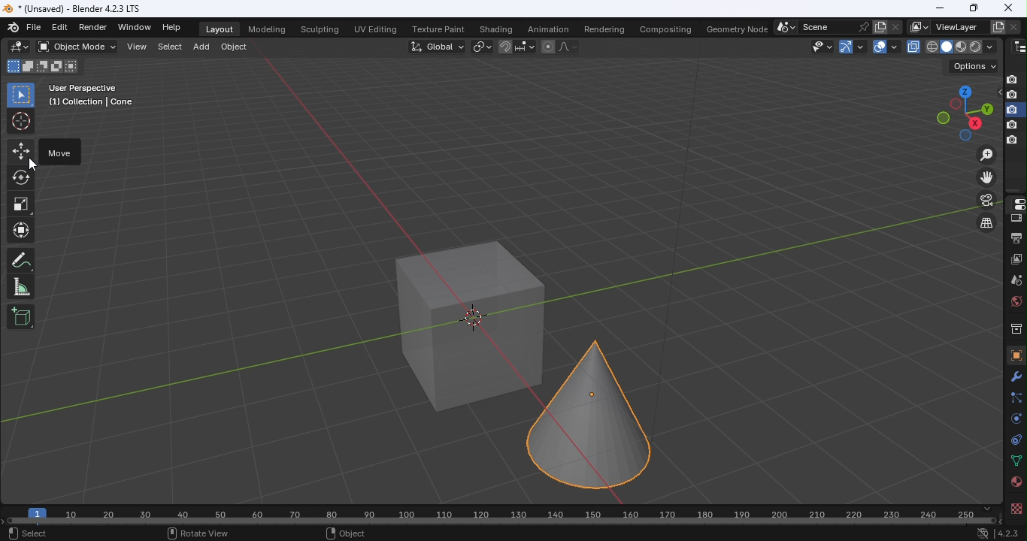 Image resolution: width=1027 pixels, height=541 pixels. What do you see at coordinates (879, 26) in the screenshot?
I see `New scene` at bounding box center [879, 26].